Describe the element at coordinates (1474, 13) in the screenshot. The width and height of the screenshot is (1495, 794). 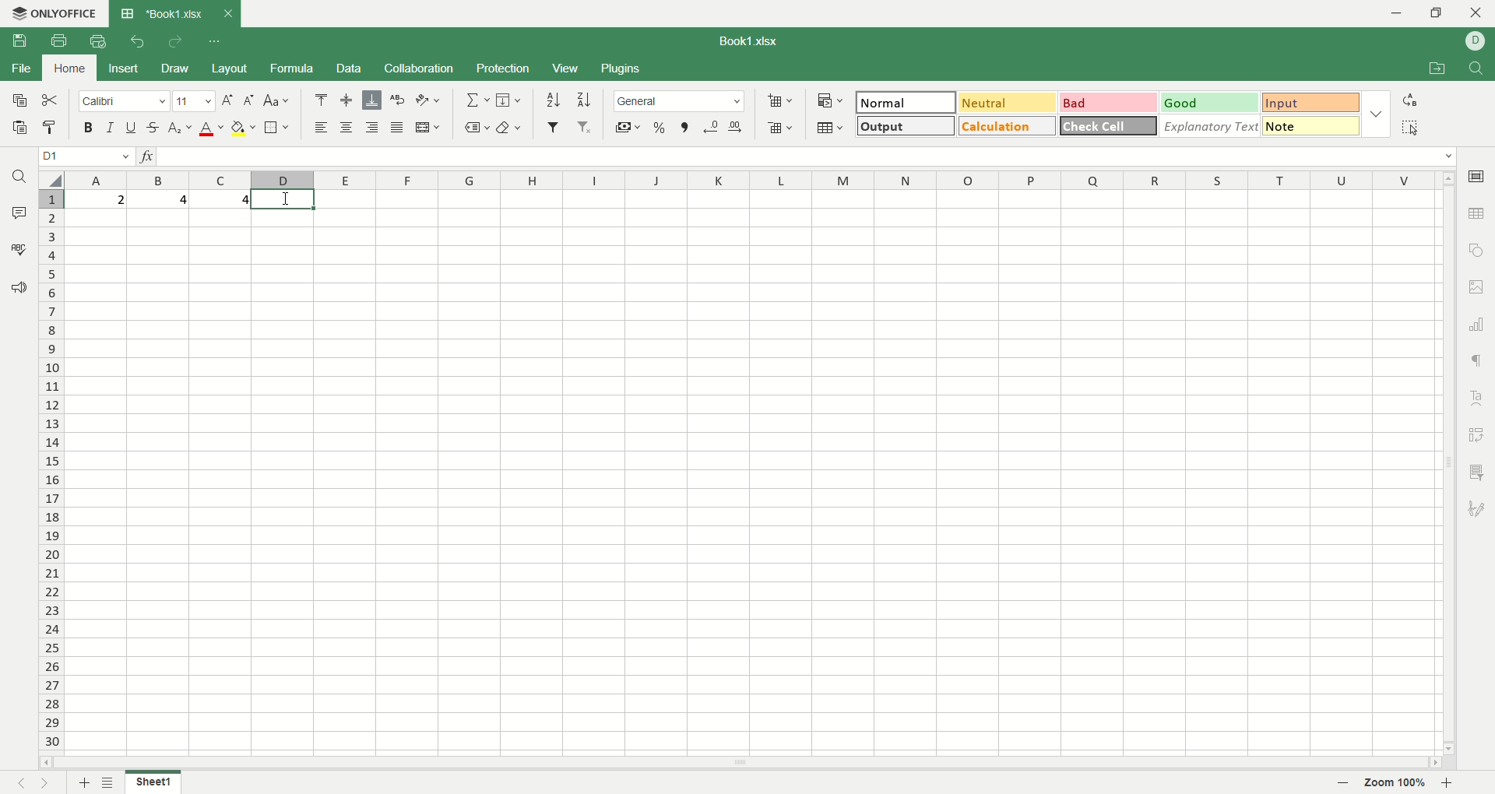
I see `close` at that location.